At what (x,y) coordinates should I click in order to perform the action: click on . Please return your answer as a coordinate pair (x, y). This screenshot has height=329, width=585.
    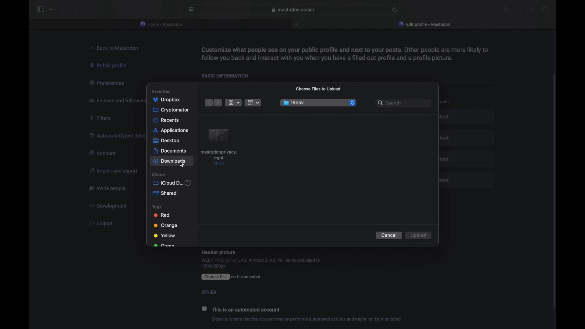
    Looking at the image, I should click on (214, 292).